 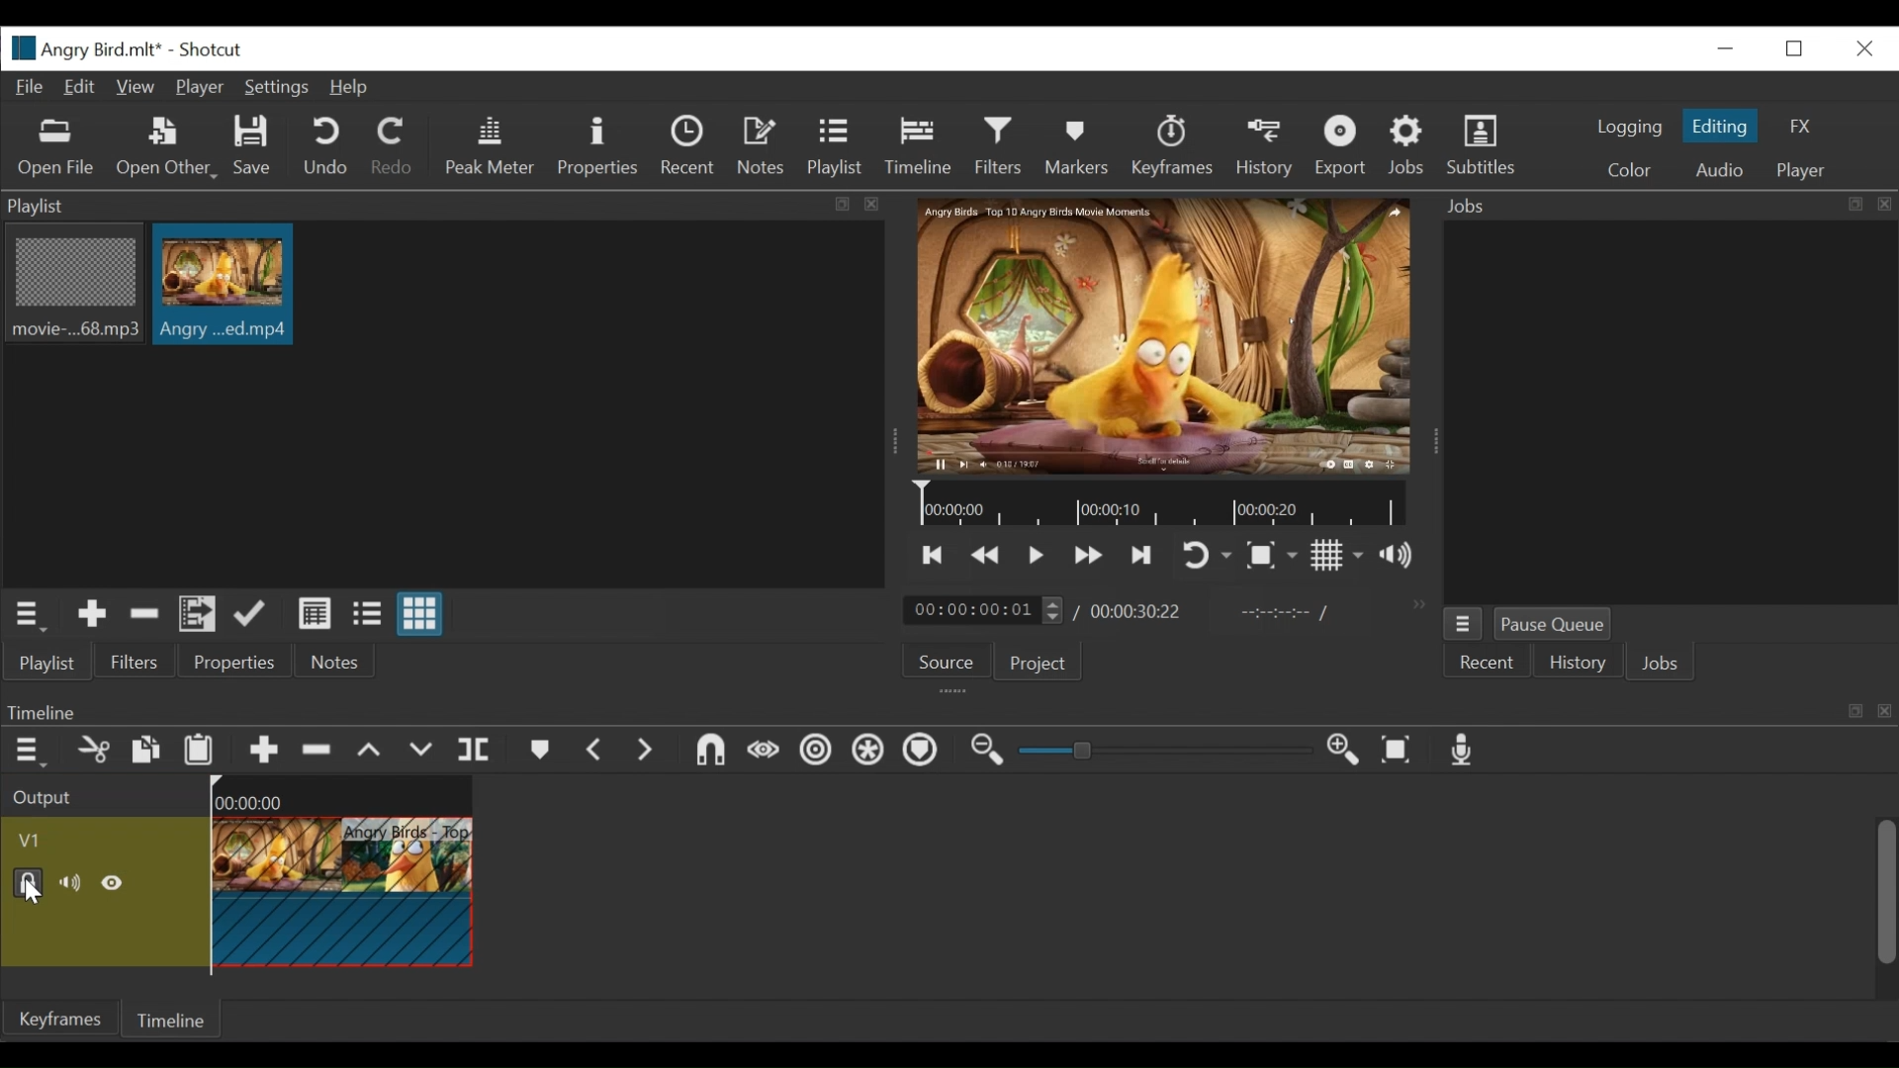 What do you see at coordinates (56, 149) in the screenshot?
I see `Open File` at bounding box center [56, 149].